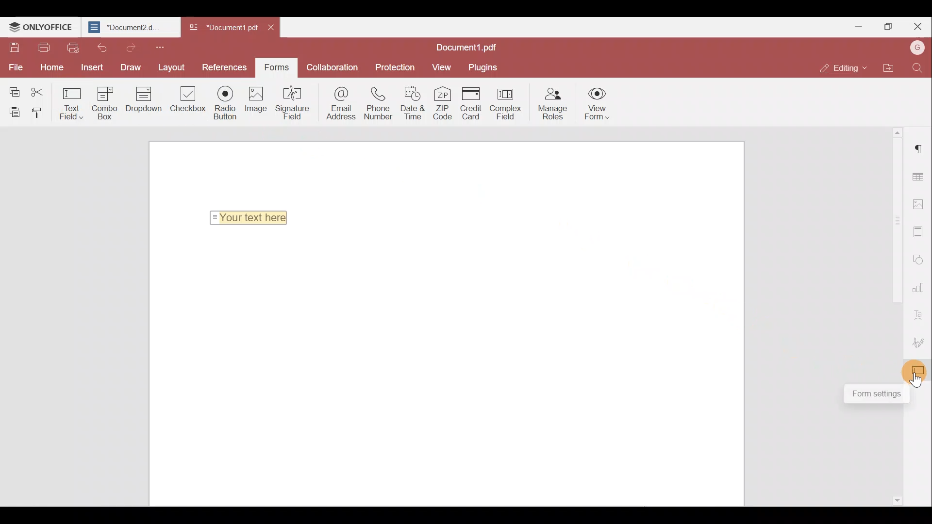 This screenshot has height=524, width=932. Describe the element at coordinates (222, 66) in the screenshot. I see `References` at that location.